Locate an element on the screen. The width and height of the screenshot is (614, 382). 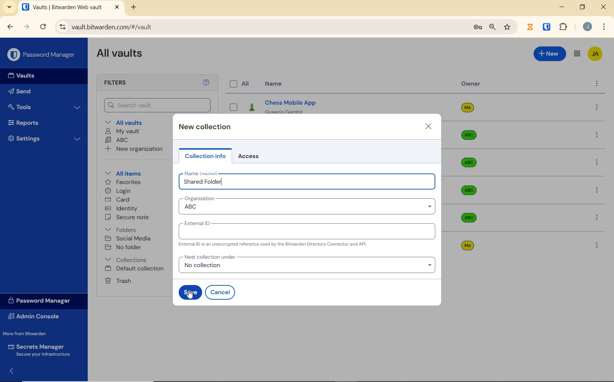
nest collection under is located at coordinates (209, 257).